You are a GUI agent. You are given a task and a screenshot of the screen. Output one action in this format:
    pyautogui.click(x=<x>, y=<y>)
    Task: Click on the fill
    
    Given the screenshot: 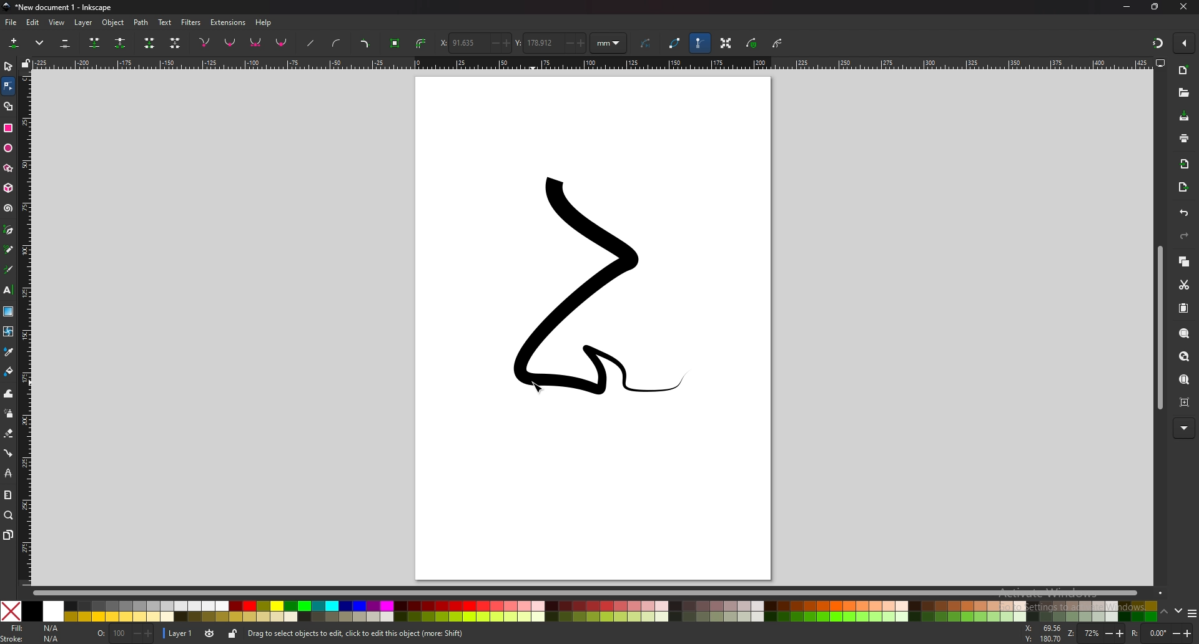 What is the action you would take?
    pyautogui.click(x=34, y=628)
    